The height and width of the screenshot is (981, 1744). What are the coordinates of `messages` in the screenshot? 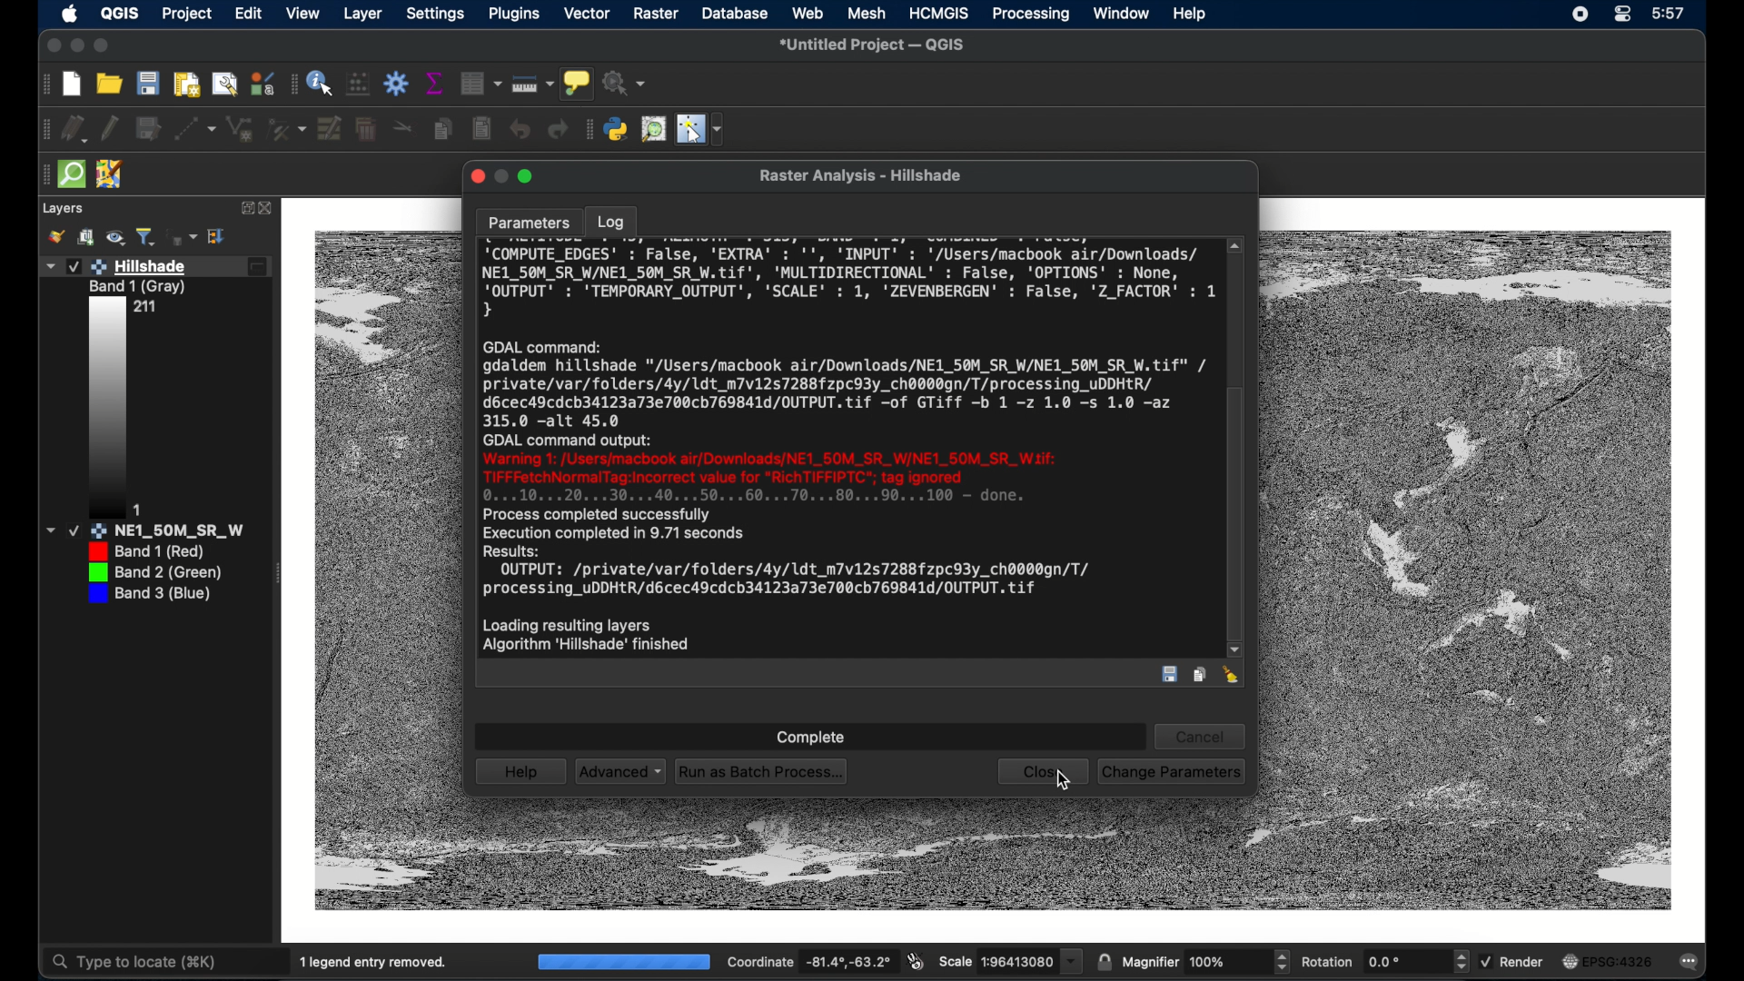 It's located at (1691, 963).